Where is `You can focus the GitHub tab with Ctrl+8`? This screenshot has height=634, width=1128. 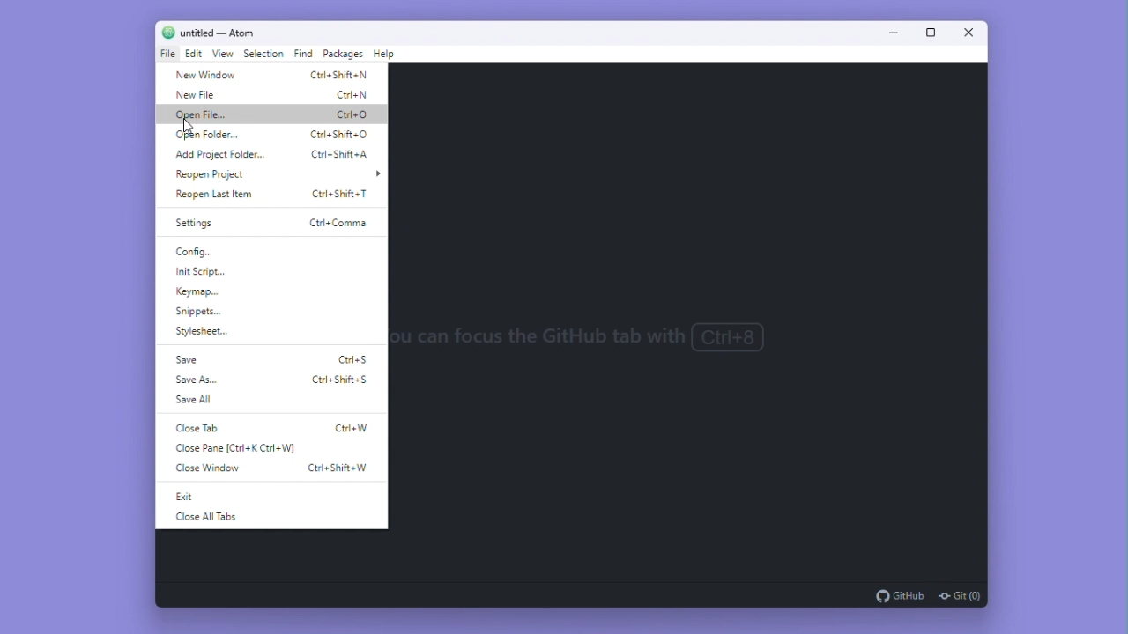 You can focus the GitHub tab with Ctrl+8 is located at coordinates (607, 336).